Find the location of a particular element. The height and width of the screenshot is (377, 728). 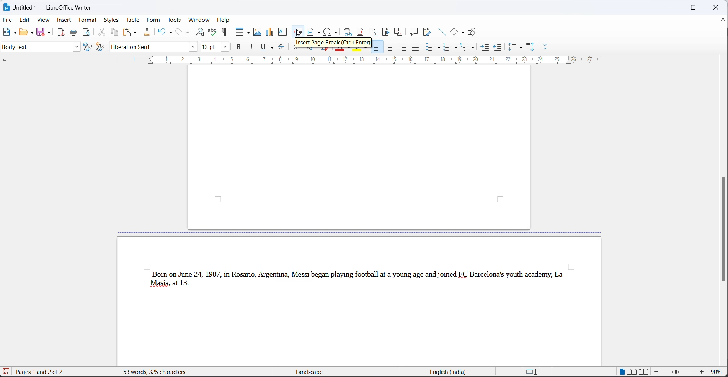

insert hyperlink is located at coordinates (347, 32).